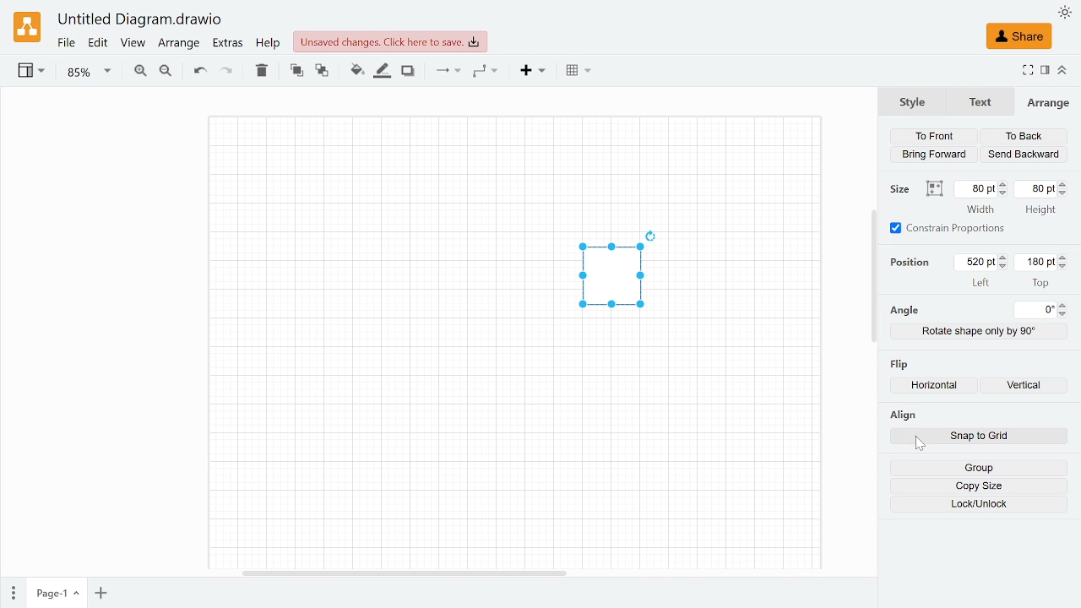 The image size is (1081, 608). What do you see at coordinates (904, 311) in the screenshot?
I see `angel` at bounding box center [904, 311].